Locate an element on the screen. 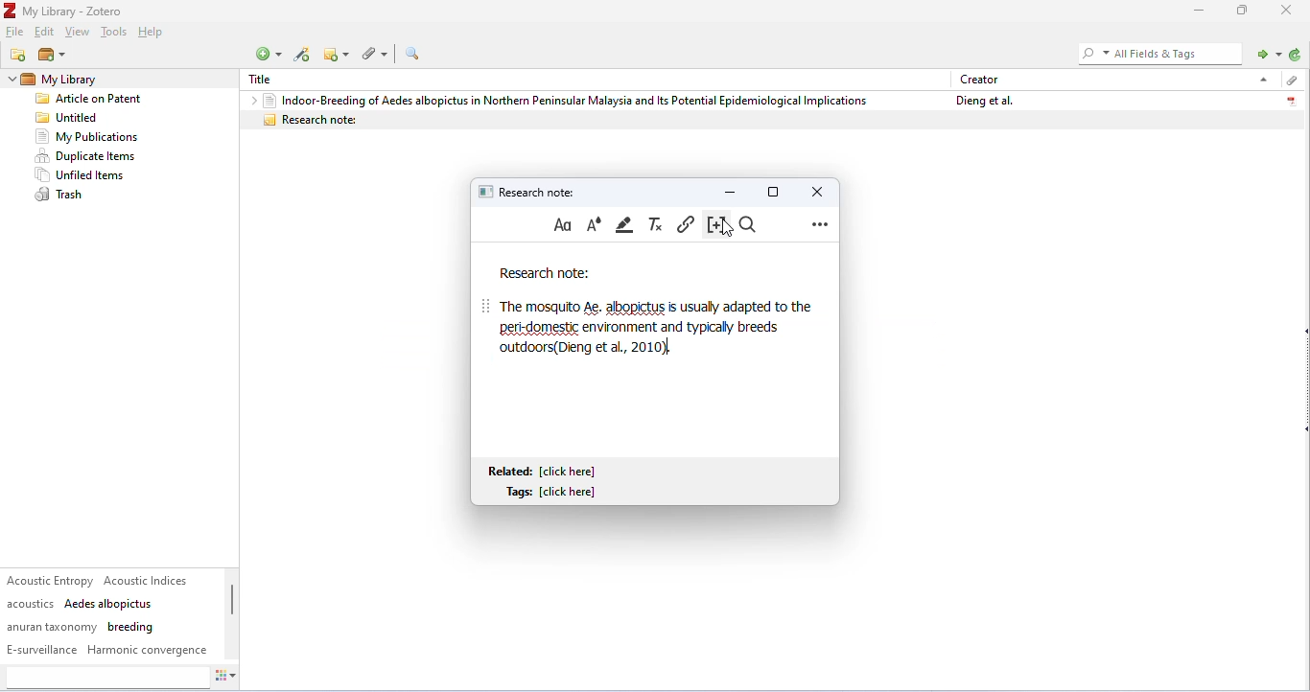 The width and height of the screenshot is (1310, 692). new collection is located at coordinates (19, 55).